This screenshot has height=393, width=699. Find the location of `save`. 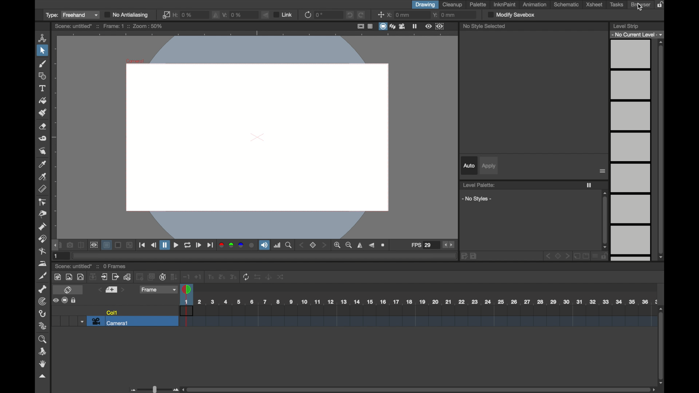

save is located at coordinates (474, 256).